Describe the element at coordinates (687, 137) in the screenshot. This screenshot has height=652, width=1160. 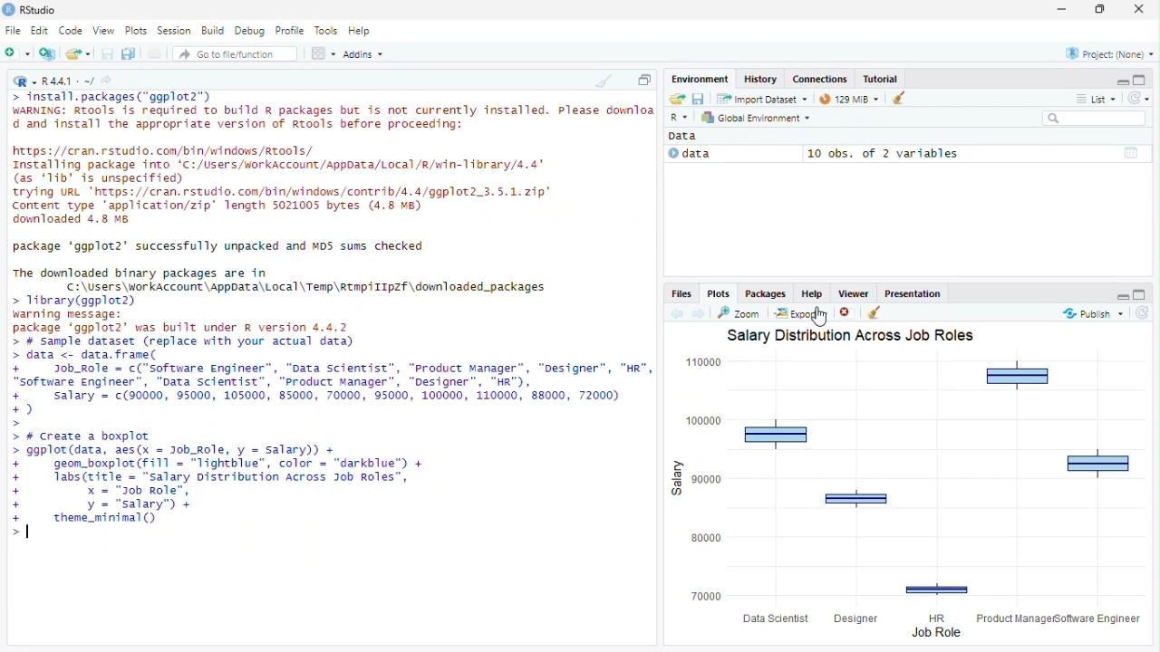
I see `Data` at that location.